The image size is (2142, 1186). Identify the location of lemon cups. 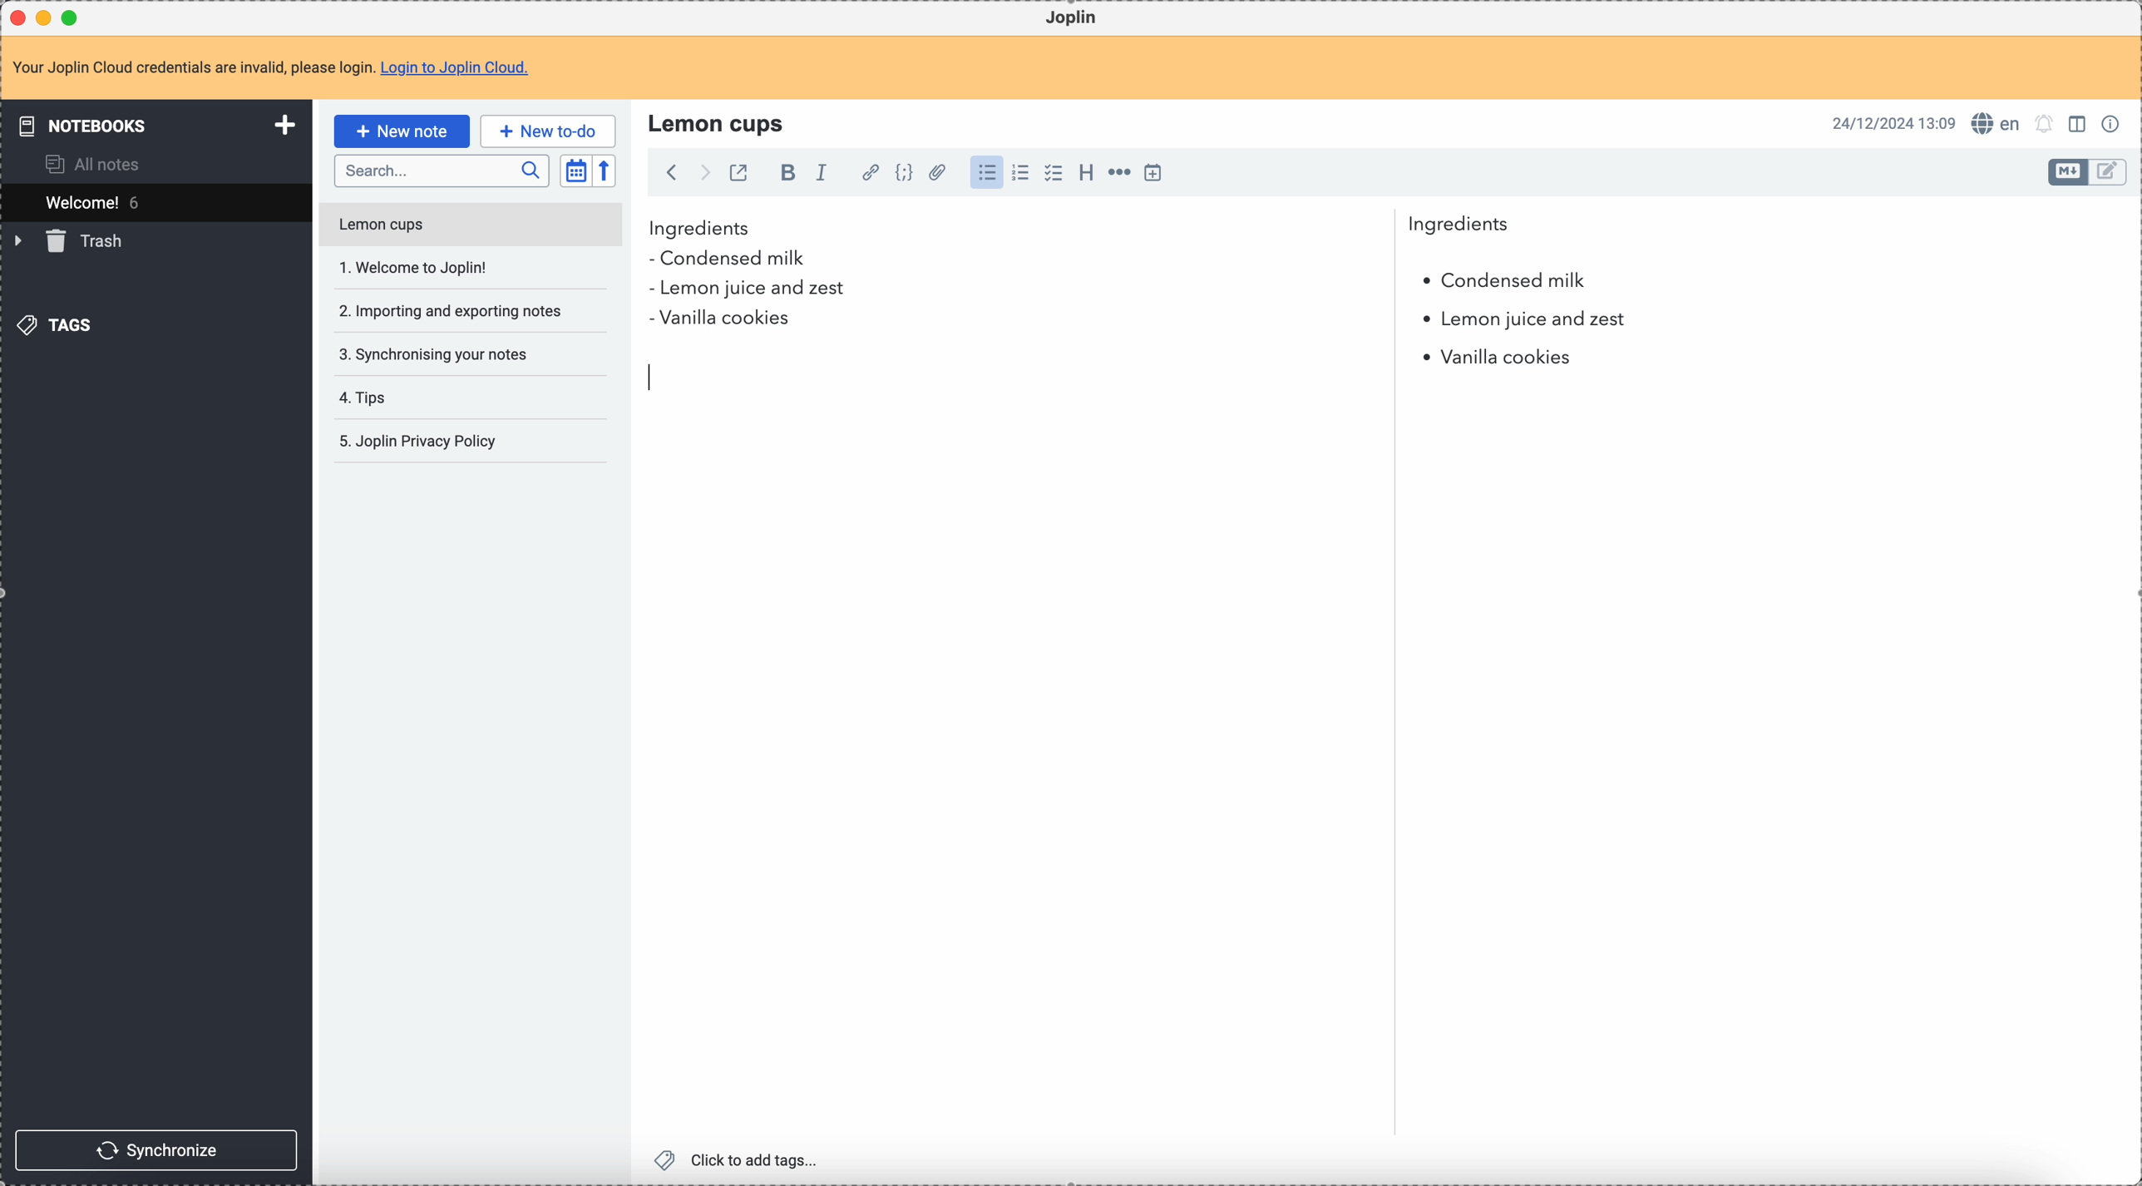
(469, 228).